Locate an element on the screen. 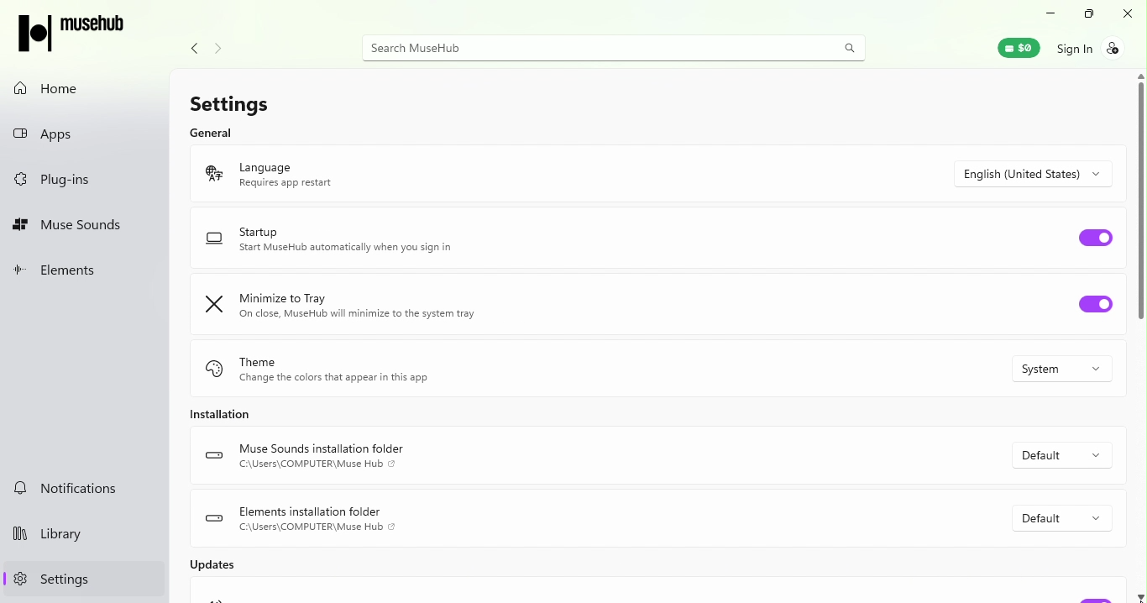 The image size is (1147, 603). Vertical scroll bar is located at coordinates (1140, 338).